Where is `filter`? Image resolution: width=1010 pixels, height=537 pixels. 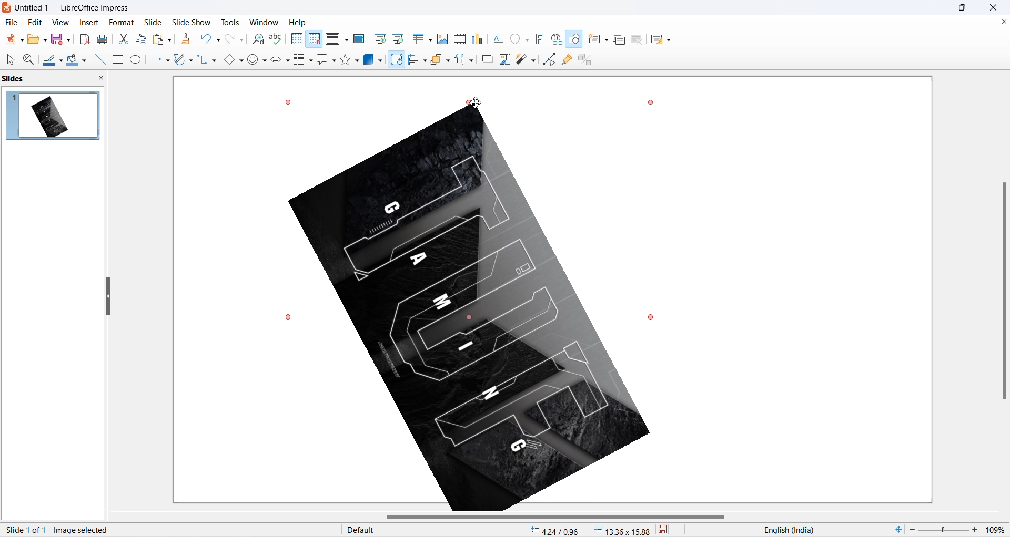
filter is located at coordinates (522, 60).